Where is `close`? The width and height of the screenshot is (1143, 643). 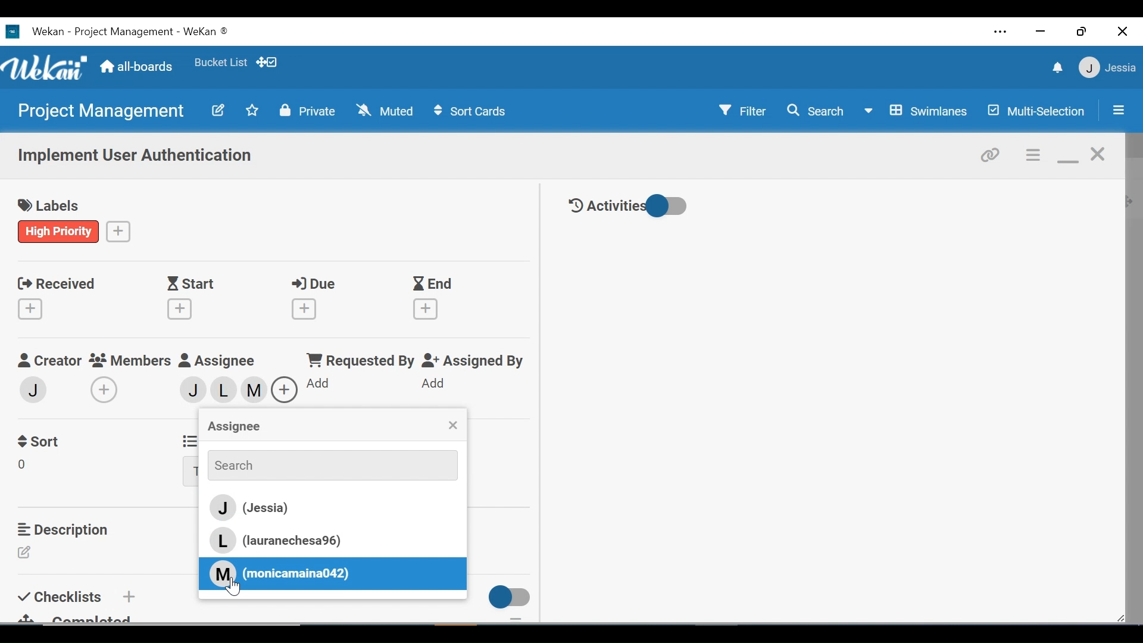
close is located at coordinates (1099, 155).